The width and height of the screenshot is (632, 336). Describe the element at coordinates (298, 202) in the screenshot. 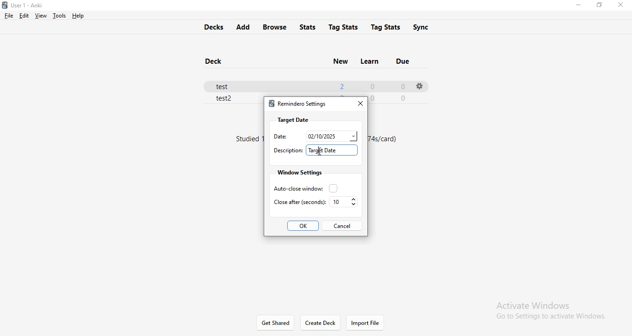

I see `close after seconds` at that location.